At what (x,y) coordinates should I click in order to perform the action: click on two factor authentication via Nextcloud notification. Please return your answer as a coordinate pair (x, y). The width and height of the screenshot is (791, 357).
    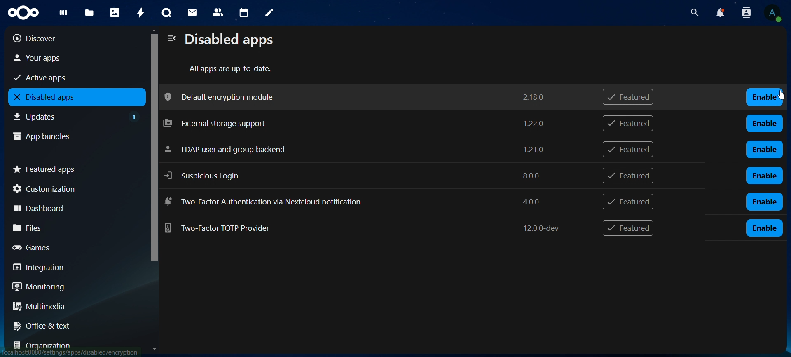
    Looking at the image, I should click on (354, 201).